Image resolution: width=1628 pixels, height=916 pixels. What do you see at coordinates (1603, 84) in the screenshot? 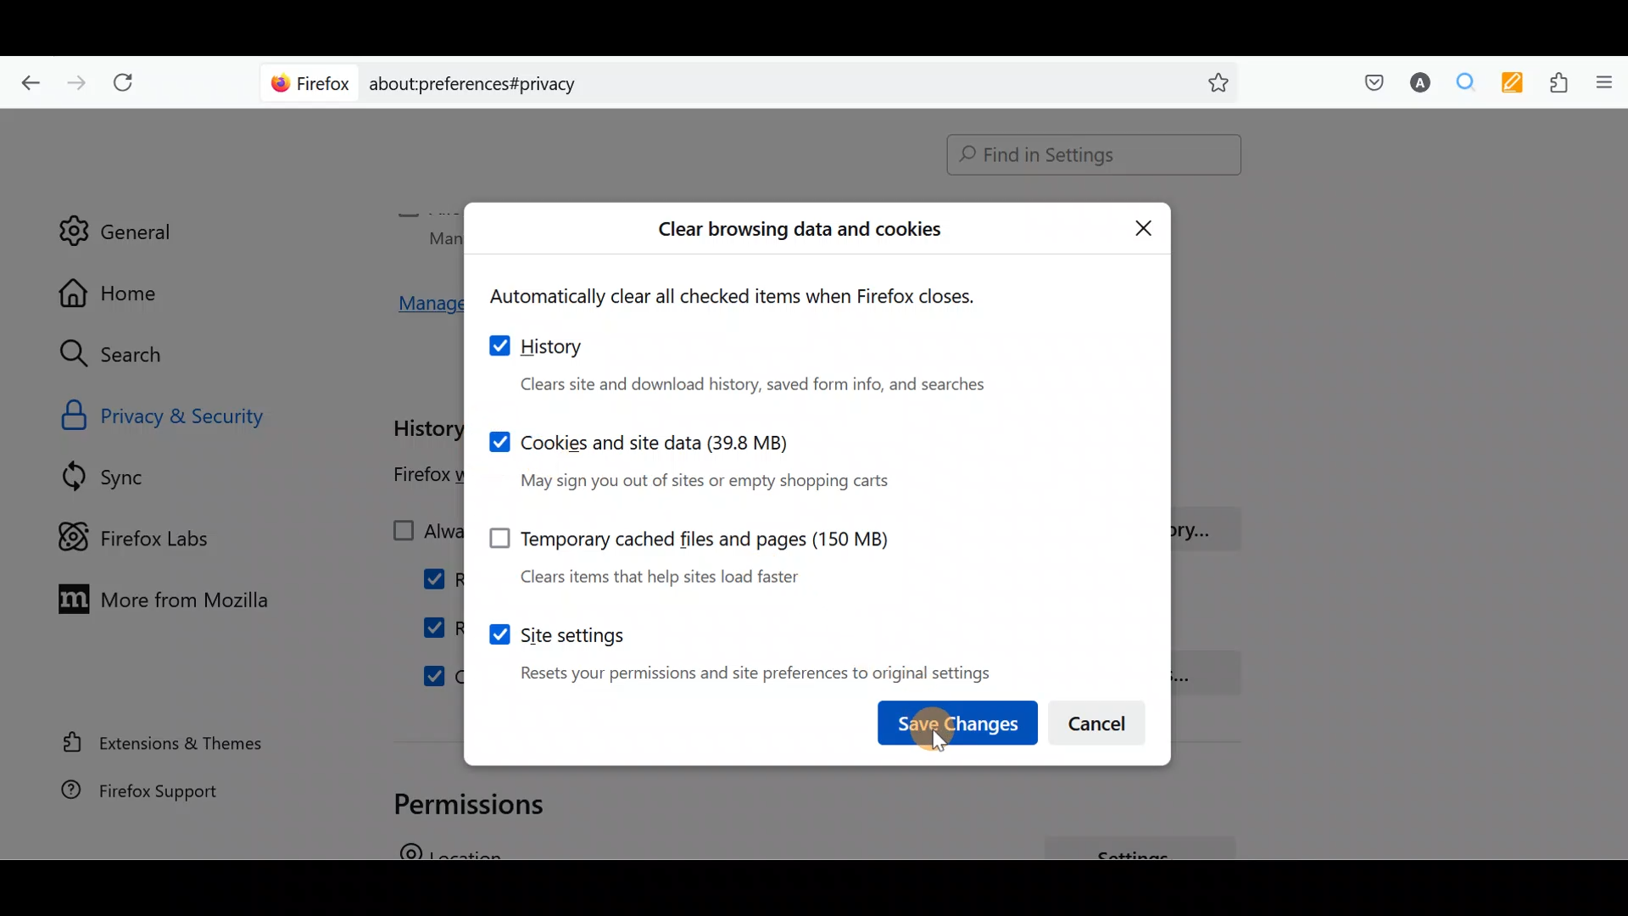
I see `Open application menu` at bounding box center [1603, 84].